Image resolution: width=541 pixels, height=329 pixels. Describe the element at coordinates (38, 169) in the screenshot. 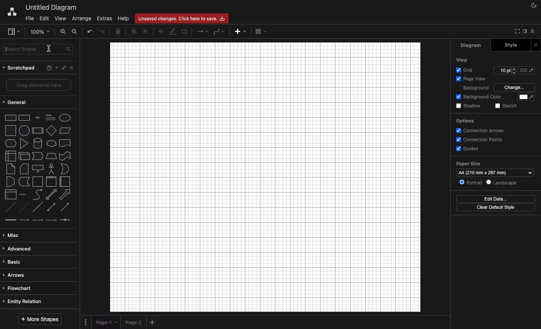

I see `shape` at that location.